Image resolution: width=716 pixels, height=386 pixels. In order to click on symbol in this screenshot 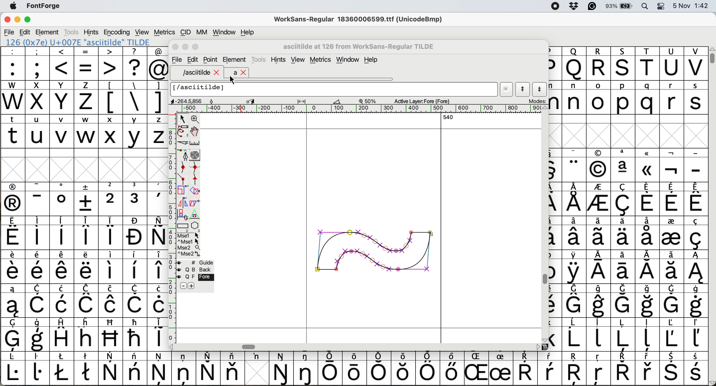, I will do `click(37, 233)`.